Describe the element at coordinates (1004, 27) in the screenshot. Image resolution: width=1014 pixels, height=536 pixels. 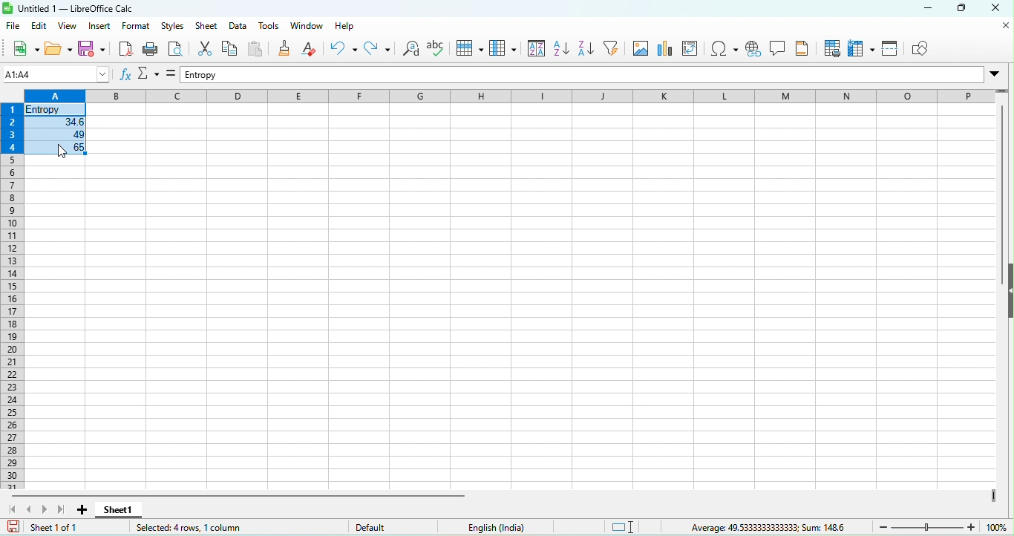
I see `close` at that location.